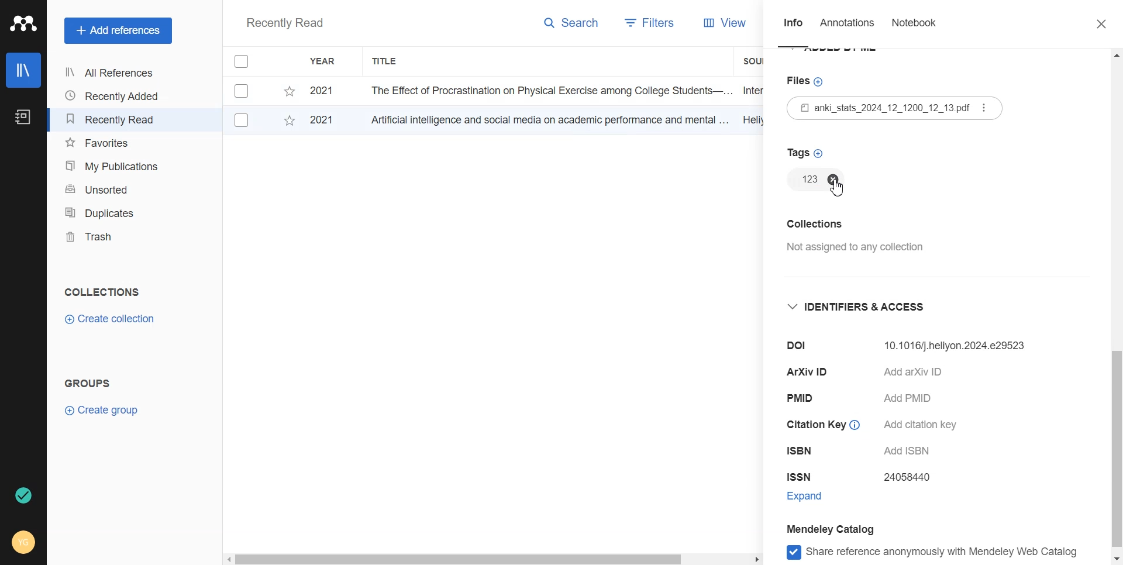  Describe the element at coordinates (493, 558) in the screenshot. I see `Horizontal scroll bar` at that location.